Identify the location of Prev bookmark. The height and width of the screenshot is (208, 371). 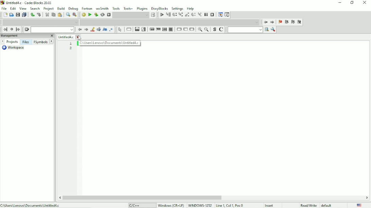
(286, 22).